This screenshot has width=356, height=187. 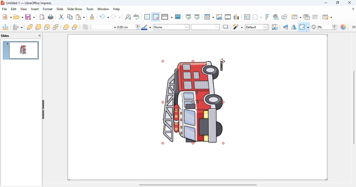 What do you see at coordinates (294, 27) in the screenshot?
I see `horizontally` at bounding box center [294, 27].